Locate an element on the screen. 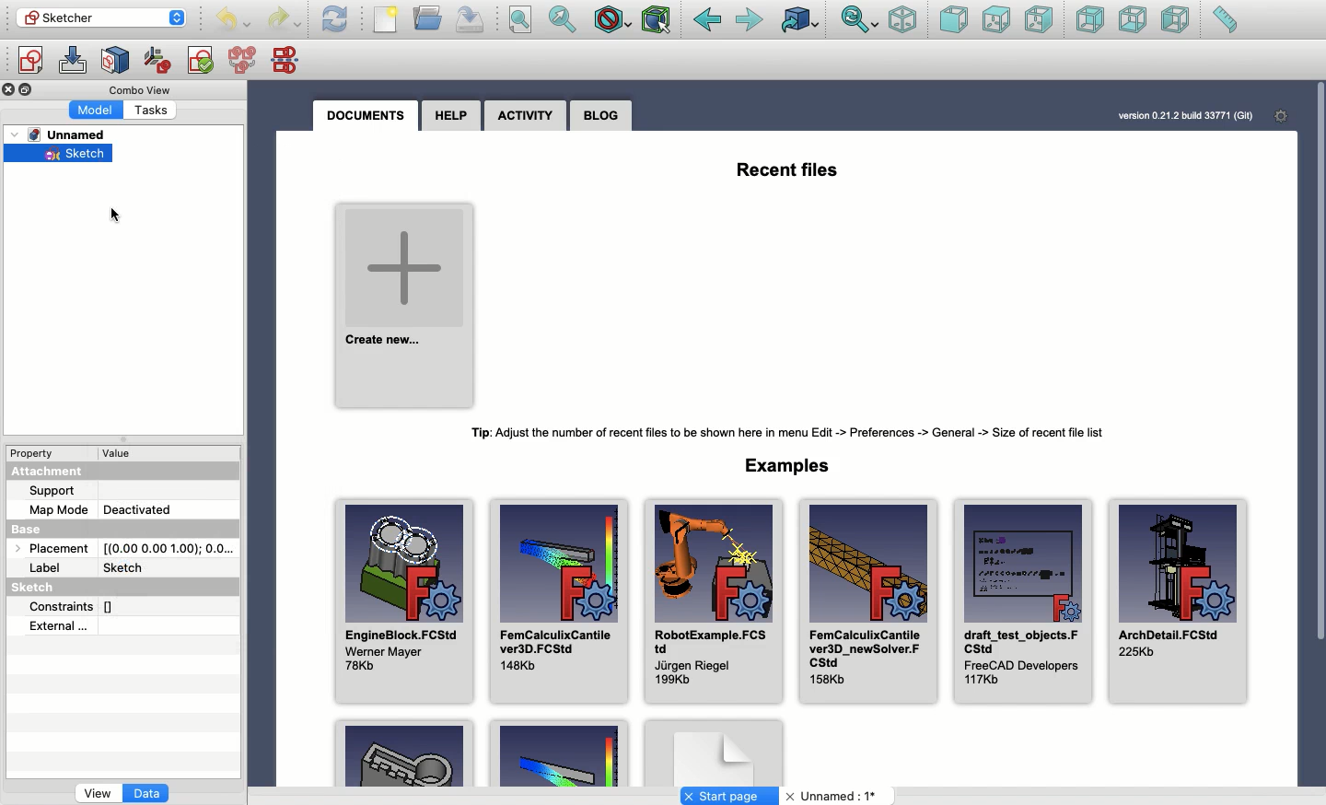 The height and width of the screenshot is (805, 1326). Create sketch  is located at coordinates (29, 63).